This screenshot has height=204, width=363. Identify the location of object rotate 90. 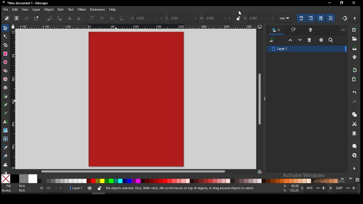
(60, 18).